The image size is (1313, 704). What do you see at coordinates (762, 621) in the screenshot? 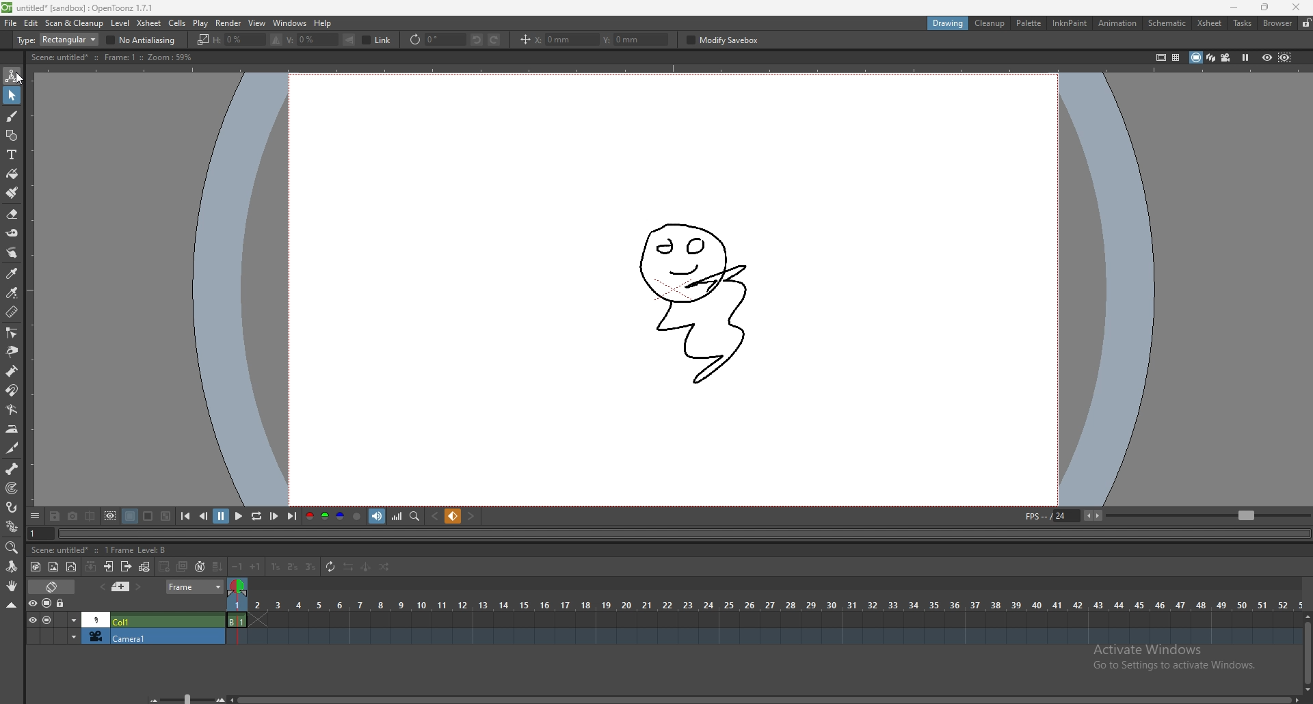
I see `column 1 timeline` at bounding box center [762, 621].